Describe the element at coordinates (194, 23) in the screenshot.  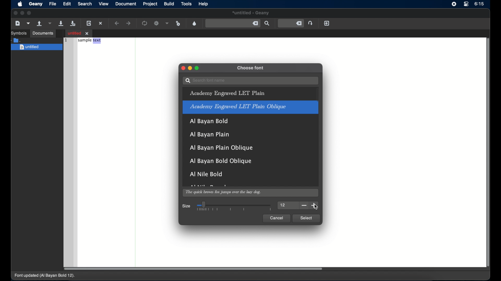
I see `open a color chooser dialogue` at that location.